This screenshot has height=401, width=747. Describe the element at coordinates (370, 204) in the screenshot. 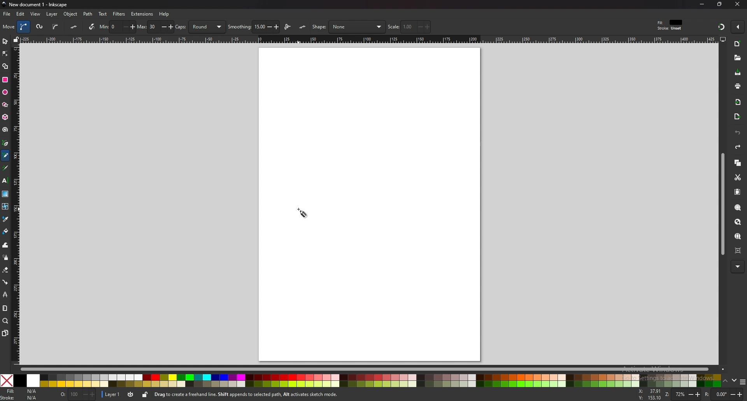

I see `page` at that location.